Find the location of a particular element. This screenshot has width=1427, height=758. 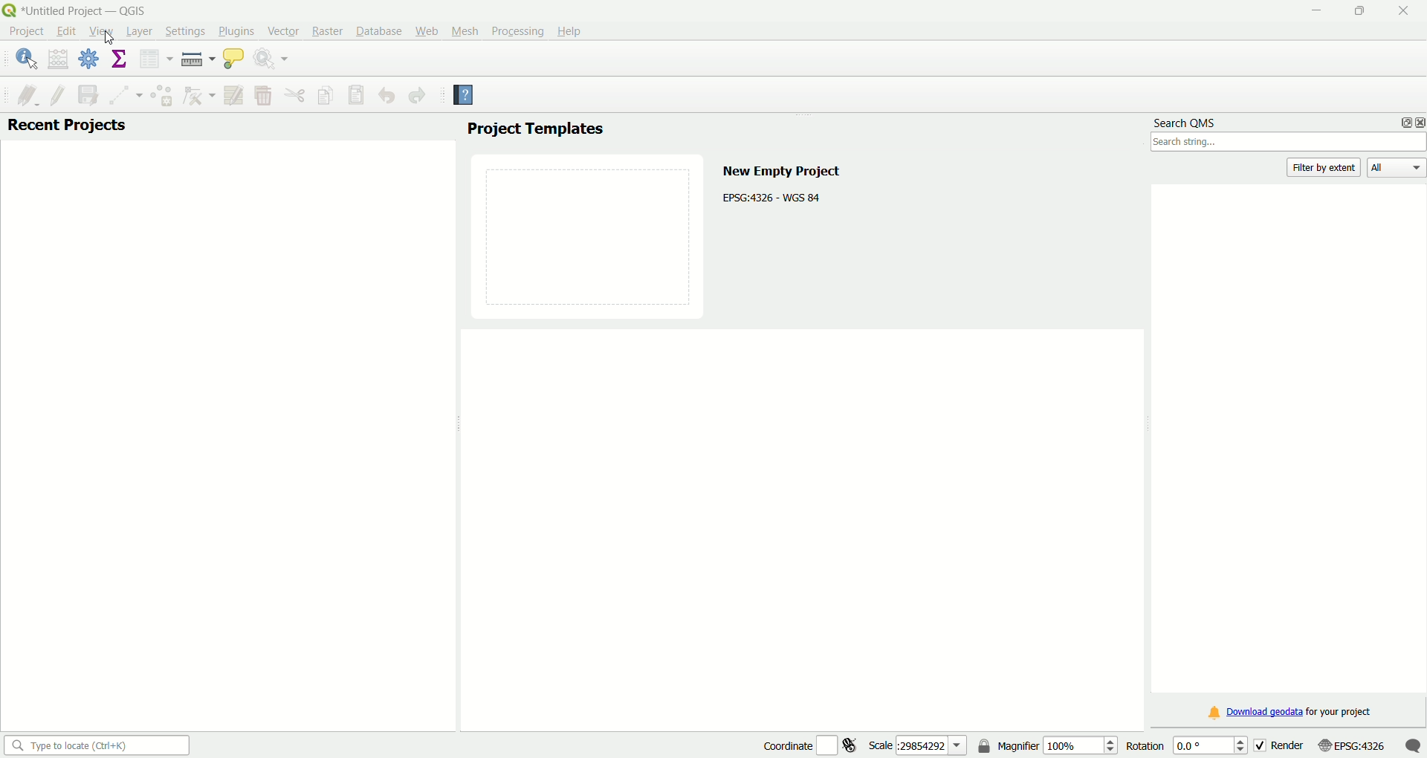

close is located at coordinates (1418, 122).